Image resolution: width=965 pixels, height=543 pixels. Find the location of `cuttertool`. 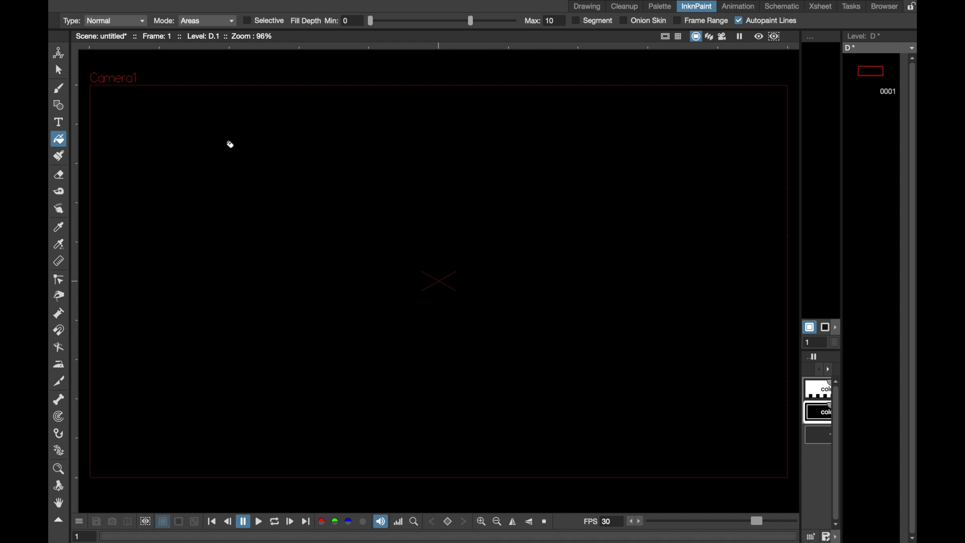

cuttertool is located at coordinates (60, 381).